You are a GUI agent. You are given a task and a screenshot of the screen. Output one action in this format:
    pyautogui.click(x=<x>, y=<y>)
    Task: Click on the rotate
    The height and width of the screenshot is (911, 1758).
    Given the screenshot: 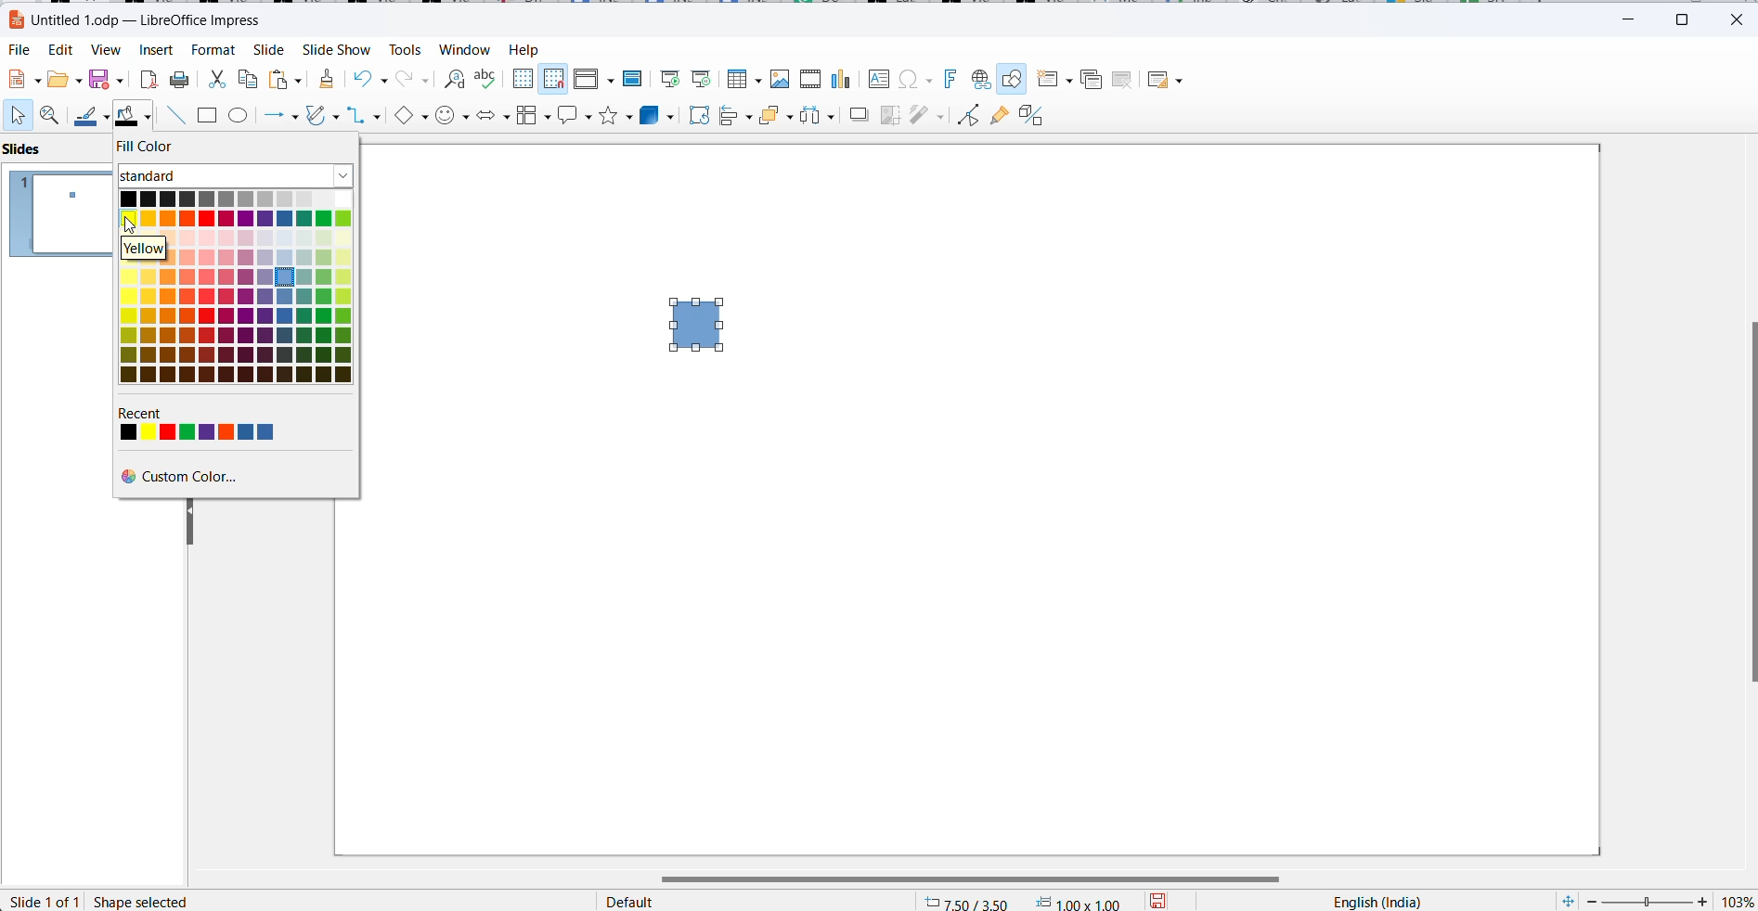 What is the action you would take?
    pyautogui.click(x=696, y=116)
    